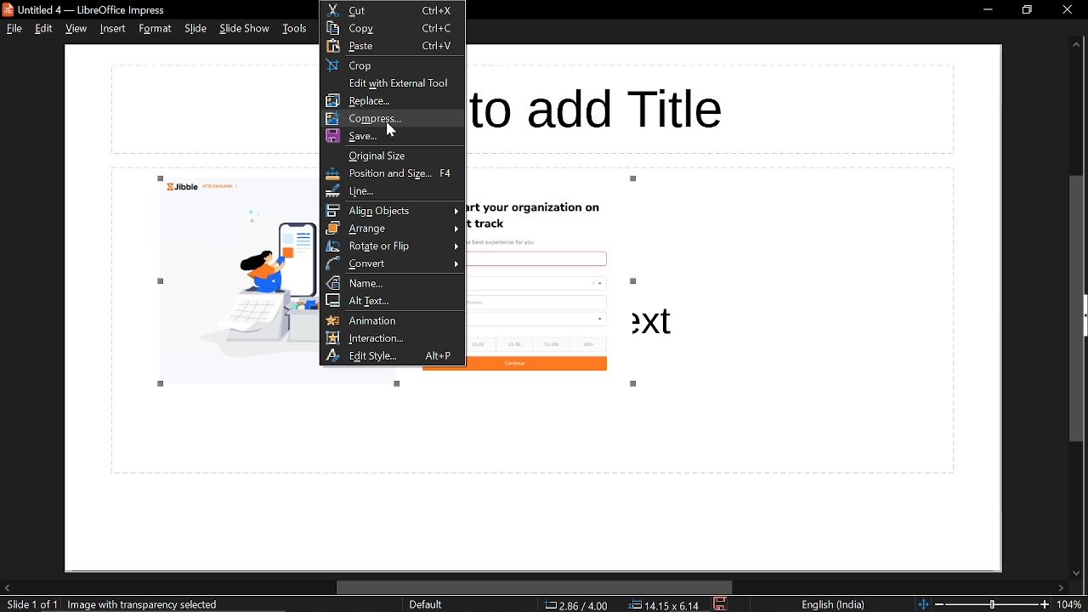  What do you see at coordinates (988, 8) in the screenshot?
I see `minimize` at bounding box center [988, 8].